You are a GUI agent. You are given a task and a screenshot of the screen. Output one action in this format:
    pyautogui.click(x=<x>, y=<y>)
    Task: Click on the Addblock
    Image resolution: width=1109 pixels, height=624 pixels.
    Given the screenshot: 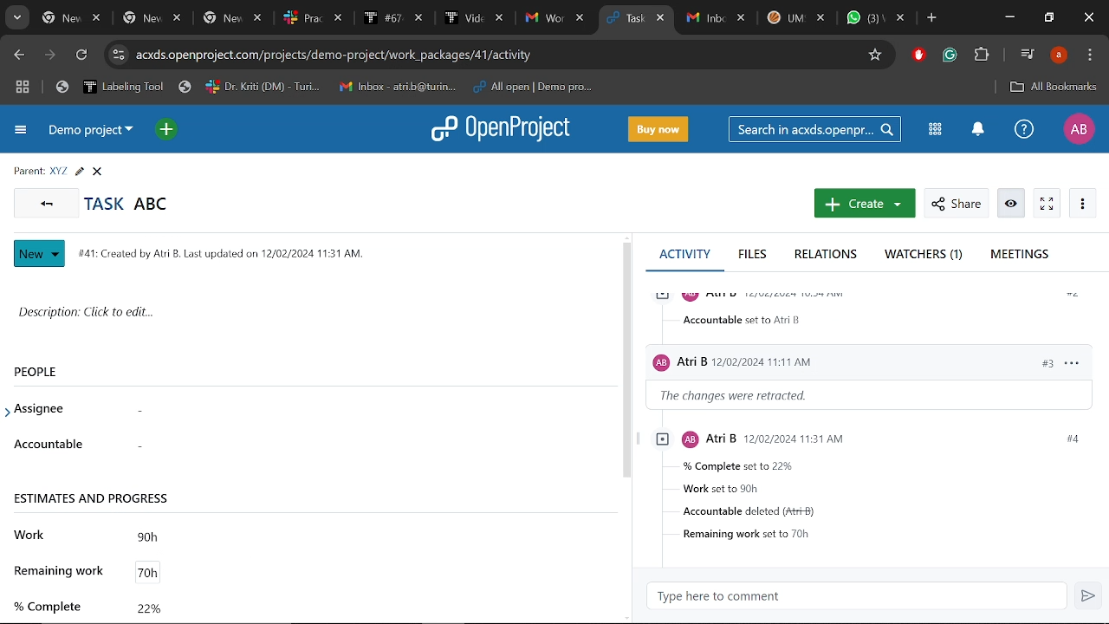 What is the action you would take?
    pyautogui.click(x=919, y=55)
    